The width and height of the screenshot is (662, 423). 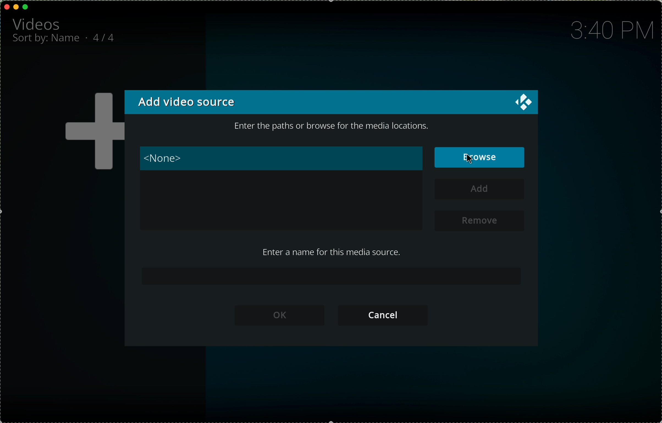 I want to click on add video source, so click(x=185, y=102).